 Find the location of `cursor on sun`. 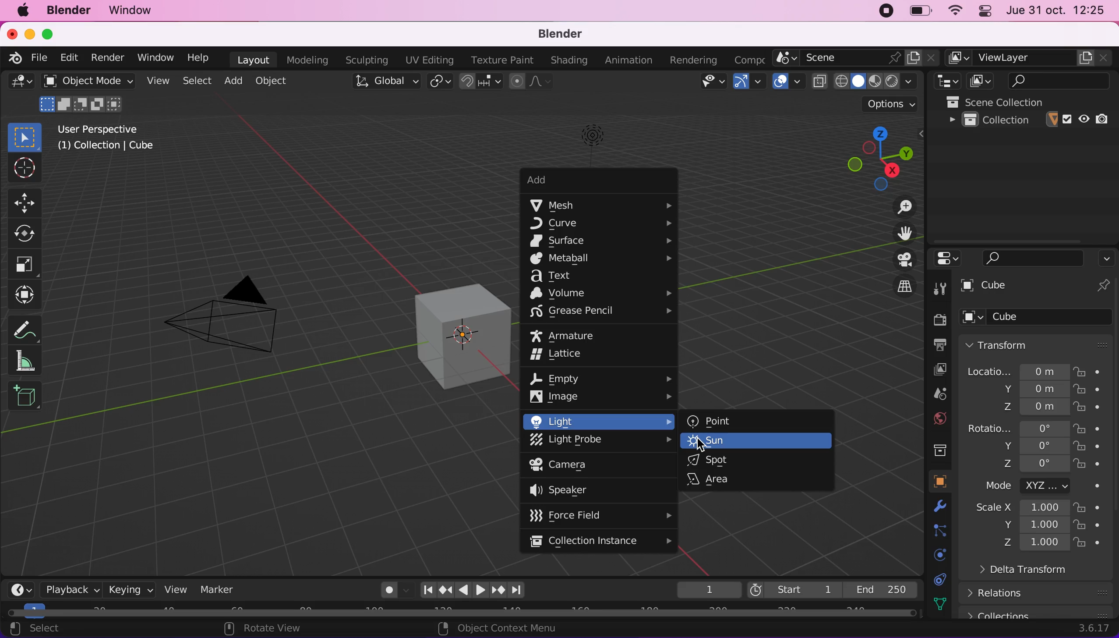

cursor on sun is located at coordinates (704, 445).